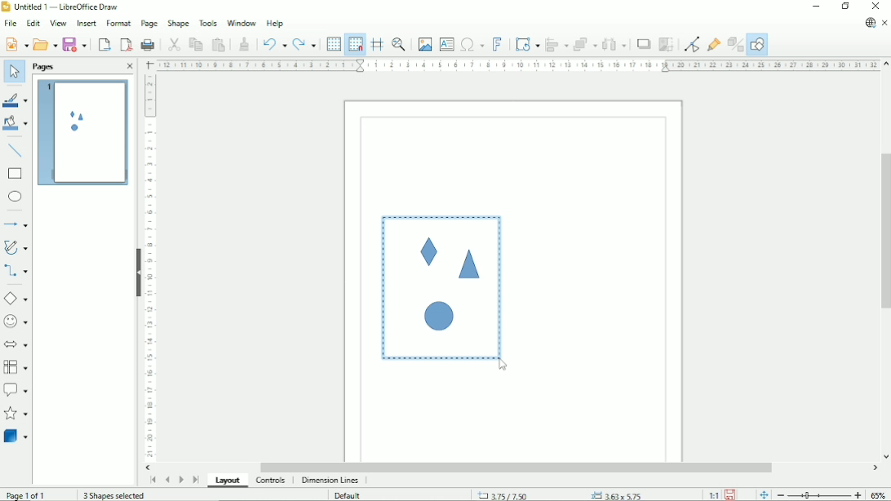 The width and height of the screenshot is (891, 501). I want to click on Paste, so click(219, 43).